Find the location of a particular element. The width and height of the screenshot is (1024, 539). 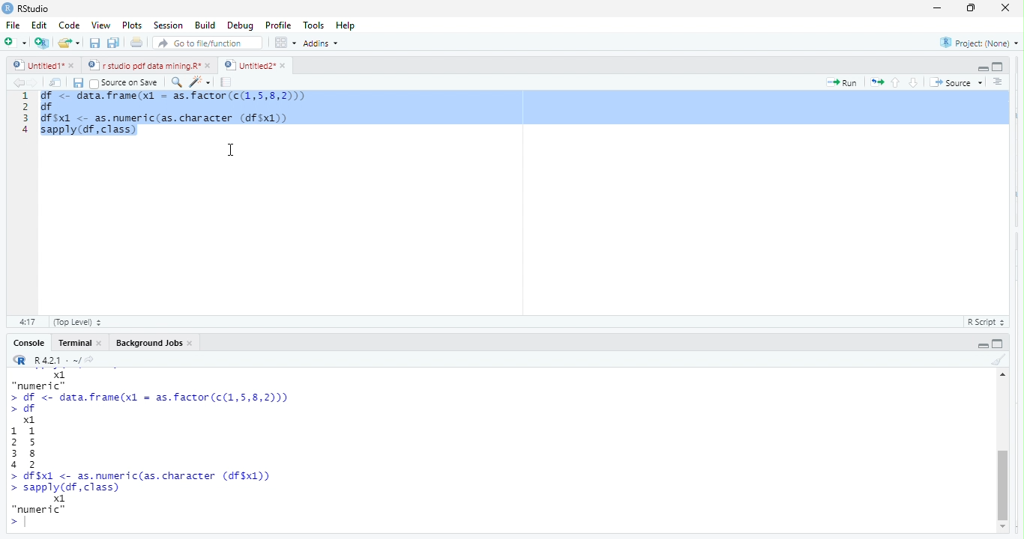

file is located at coordinates (15, 25).